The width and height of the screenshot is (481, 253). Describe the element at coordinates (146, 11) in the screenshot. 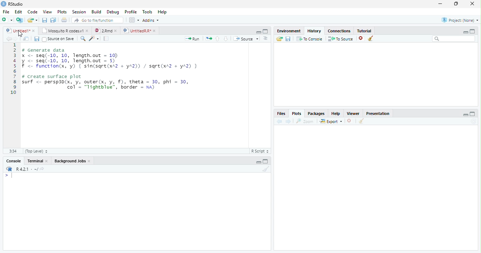

I see `Tools` at that location.